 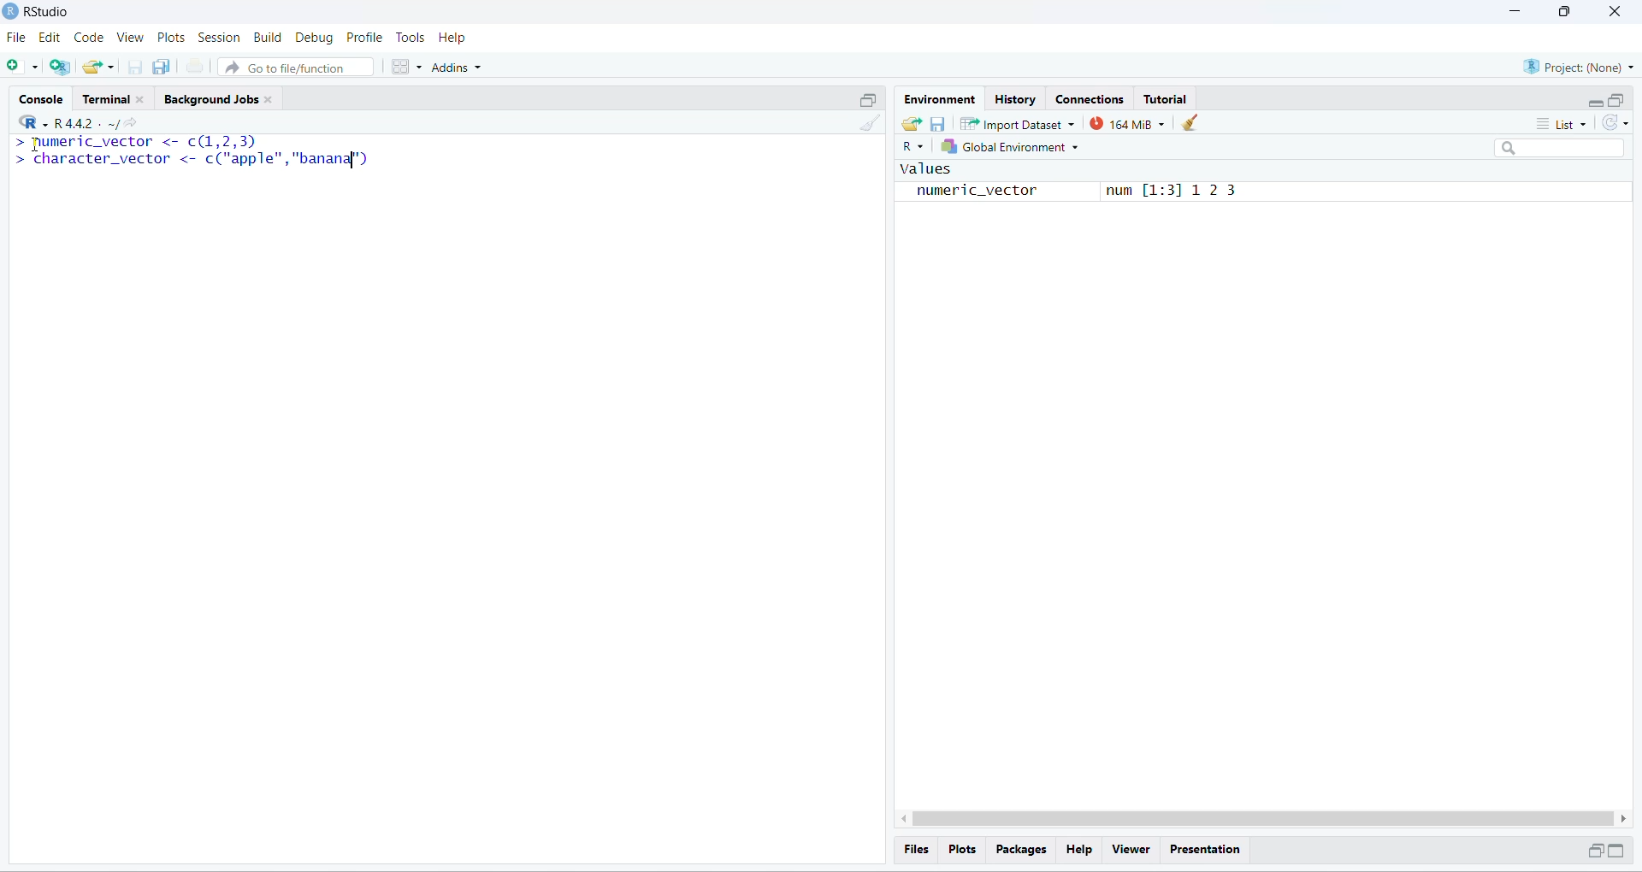 What do you see at coordinates (87, 38) in the screenshot?
I see `Code` at bounding box center [87, 38].